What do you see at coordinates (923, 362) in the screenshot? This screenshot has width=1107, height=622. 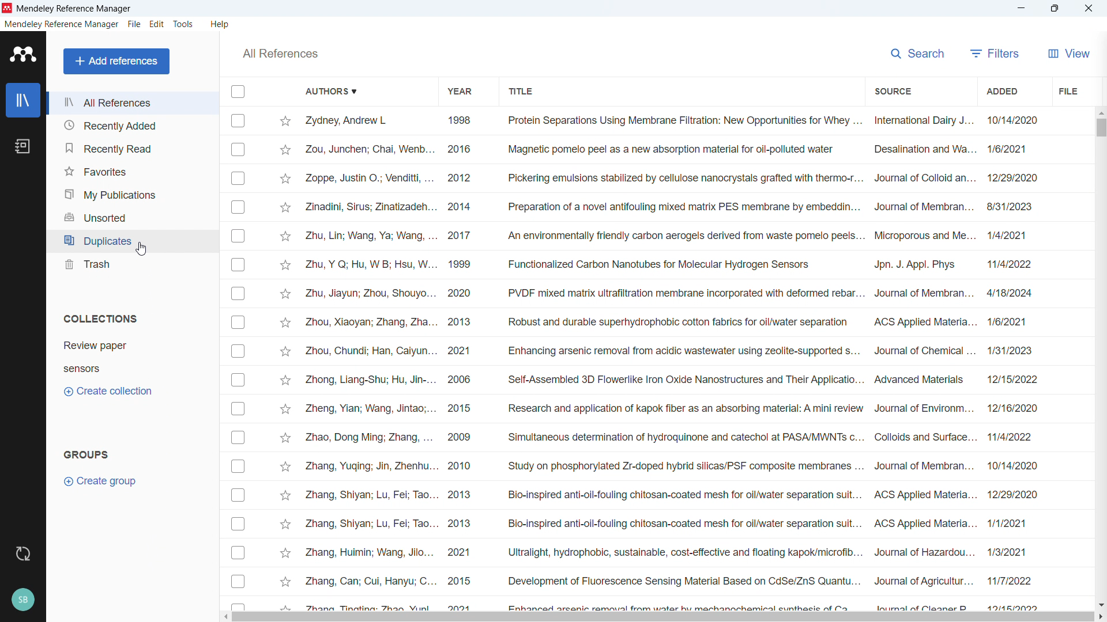 I see `Source of individual entries ` at bounding box center [923, 362].